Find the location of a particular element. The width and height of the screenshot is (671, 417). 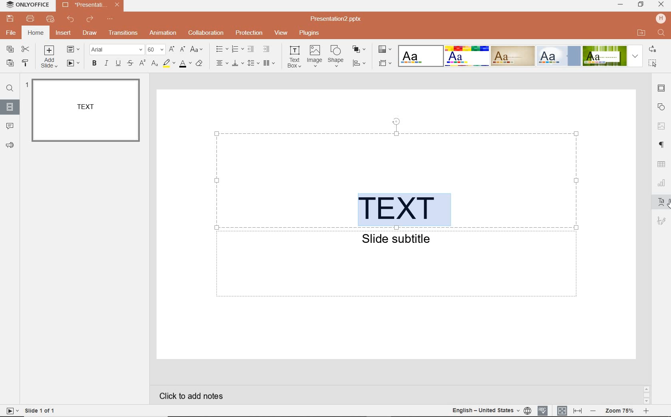

SLIDE1 is located at coordinates (85, 111).